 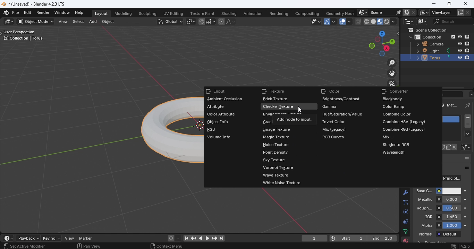 What do you see at coordinates (278, 168) in the screenshot?
I see `Voronoi texture` at bounding box center [278, 168].